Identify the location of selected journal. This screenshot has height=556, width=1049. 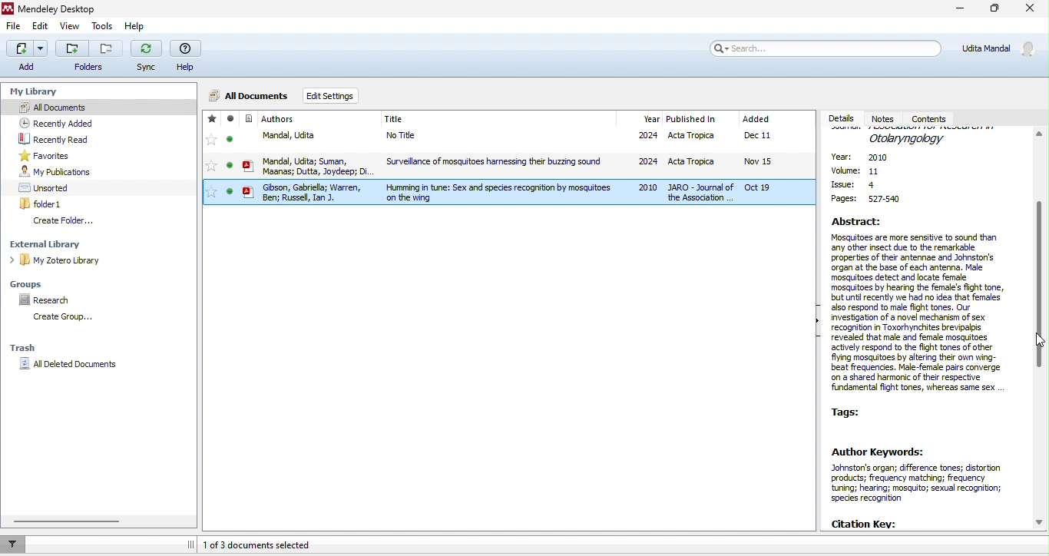
(508, 193).